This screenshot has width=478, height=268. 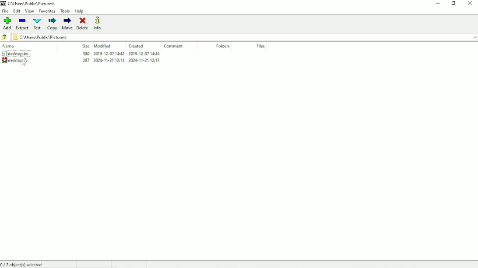 What do you see at coordinates (65, 11) in the screenshot?
I see `Tools` at bounding box center [65, 11].